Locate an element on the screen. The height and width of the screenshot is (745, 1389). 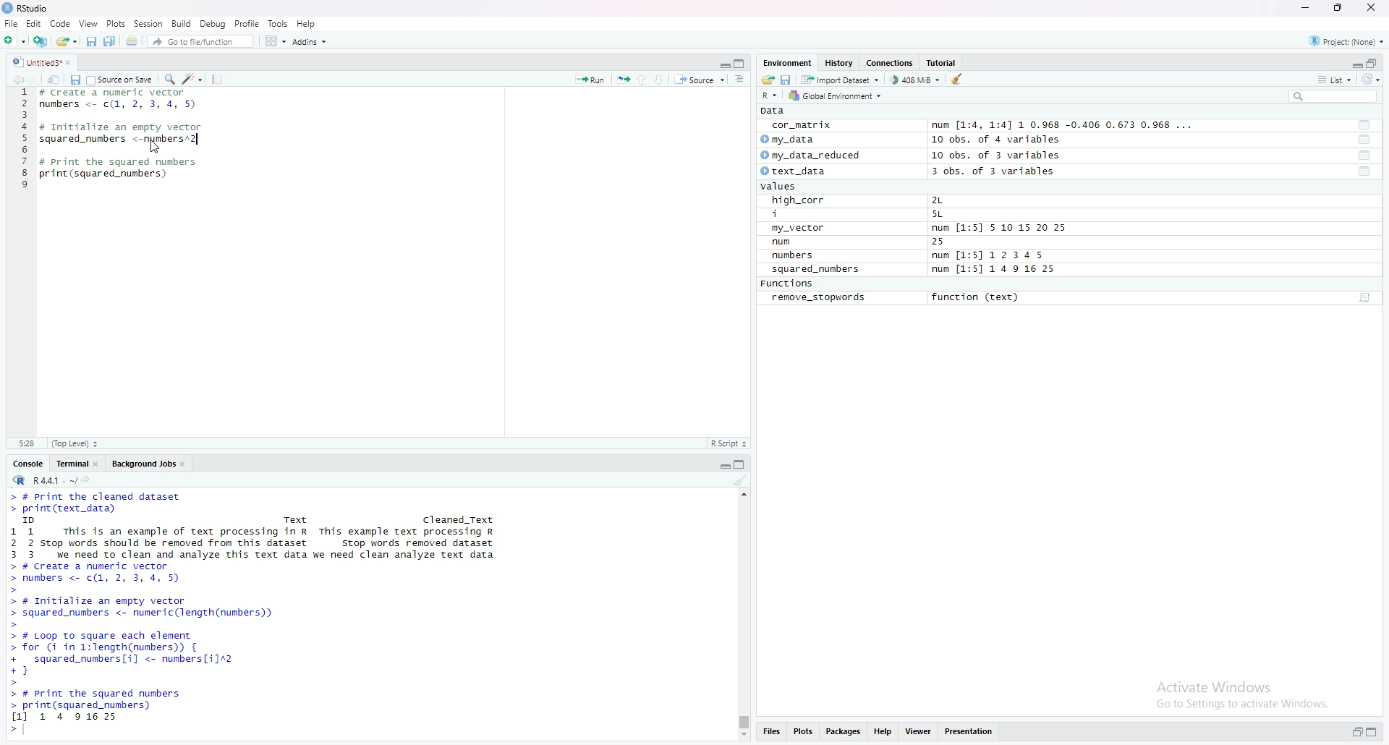
num [1:5] 1 2 345 is located at coordinates (992, 256).